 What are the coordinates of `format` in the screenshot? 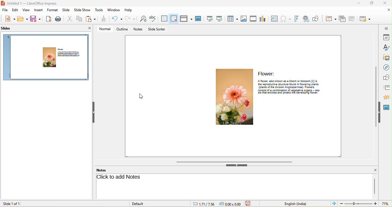 It's located at (53, 10).